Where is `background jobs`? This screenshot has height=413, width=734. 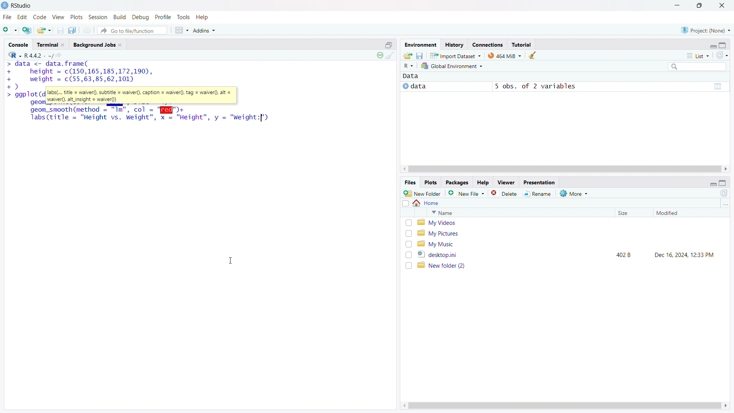 background jobs is located at coordinates (94, 44).